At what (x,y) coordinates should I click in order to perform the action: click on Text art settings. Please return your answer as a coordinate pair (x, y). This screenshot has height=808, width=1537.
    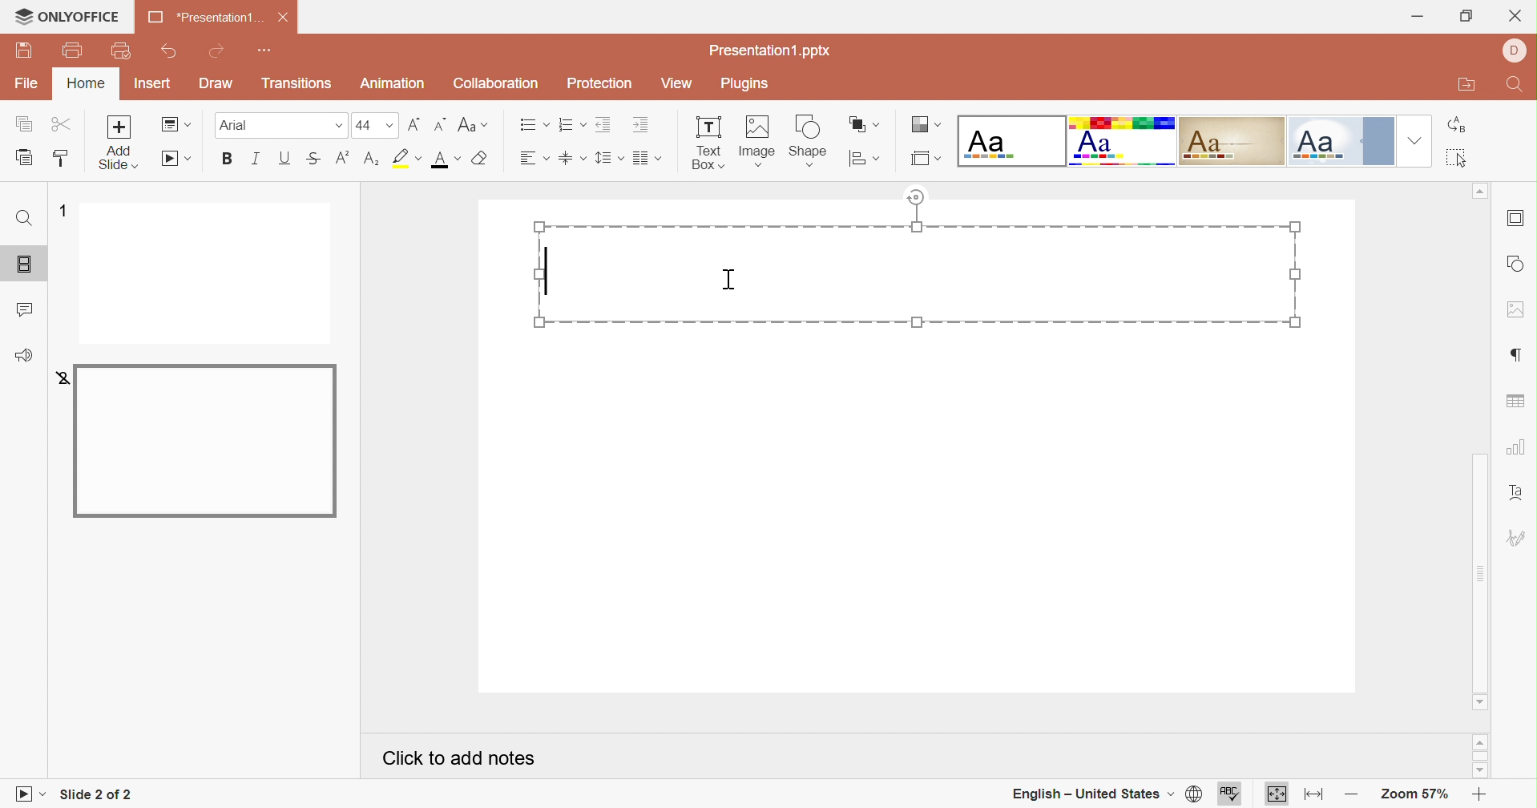
    Looking at the image, I should click on (1522, 494).